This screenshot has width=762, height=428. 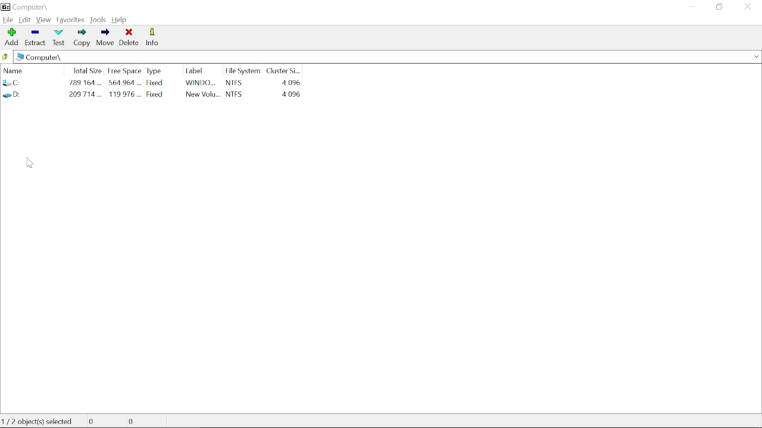 What do you see at coordinates (203, 90) in the screenshot?
I see `WINDO... New Volu...` at bounding box center [203, 90].